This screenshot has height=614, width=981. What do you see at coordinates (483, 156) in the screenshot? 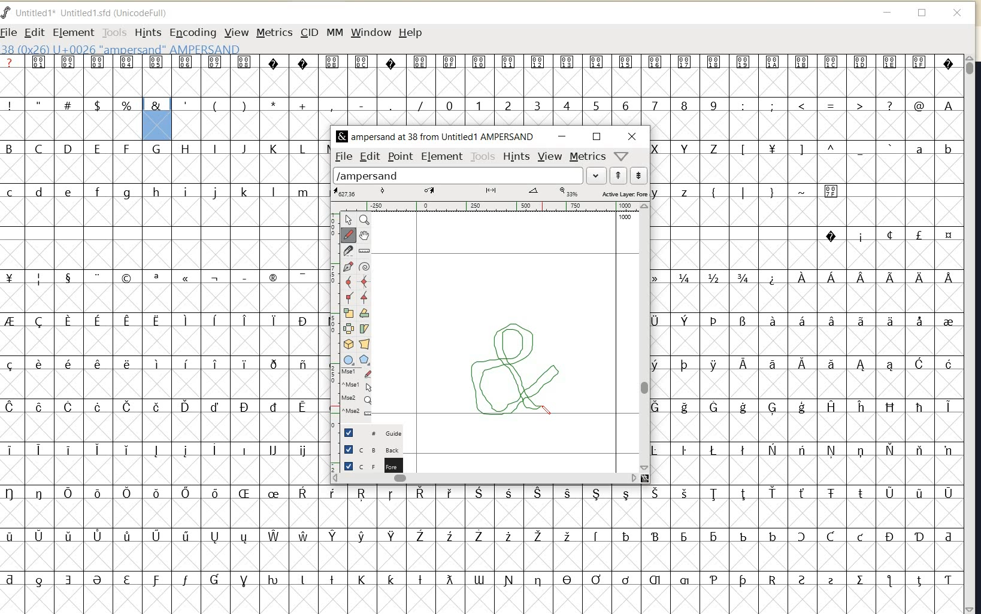
I see `TOOLS` at bounding box center [483, 156].